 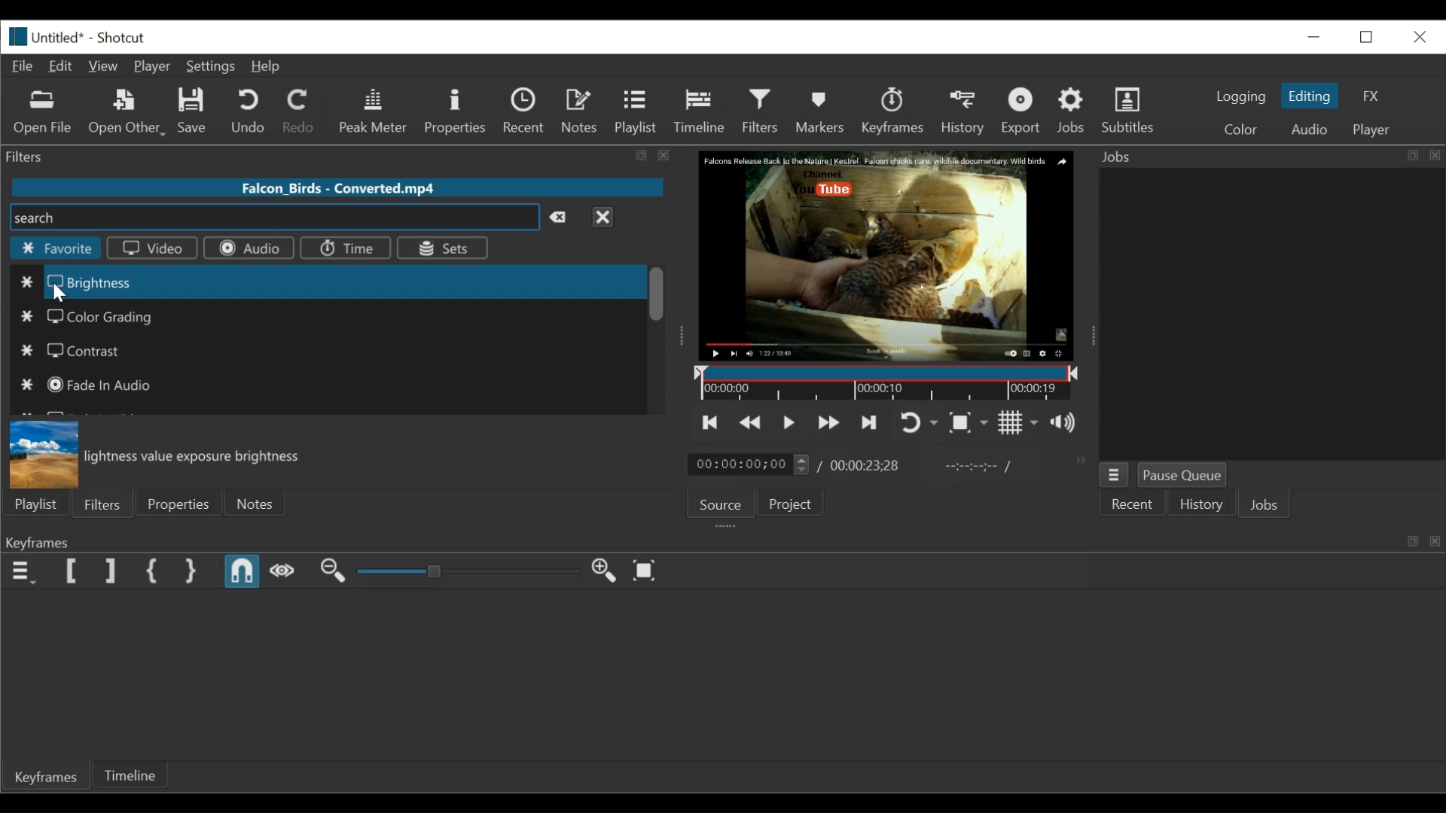 What do you see at coordinates (822, 111) in the screenshot?
I see `Markers` at bounding box center [822, 111].